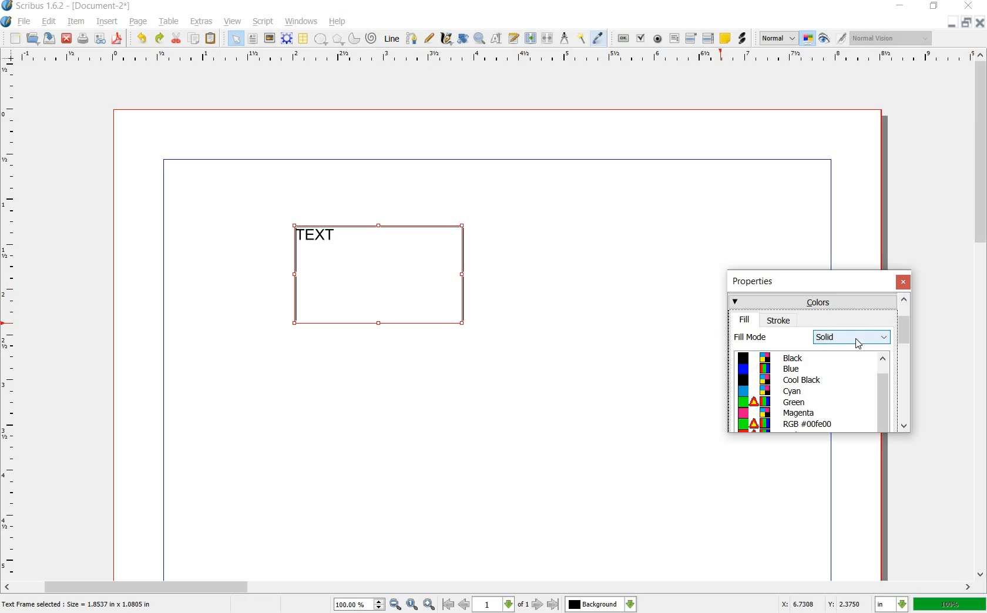 Image resolution: width=987 pixels, height=613 pixels. Describe the element at coordinates (10, 319) in the screenshot. I see `ruler` at that location.